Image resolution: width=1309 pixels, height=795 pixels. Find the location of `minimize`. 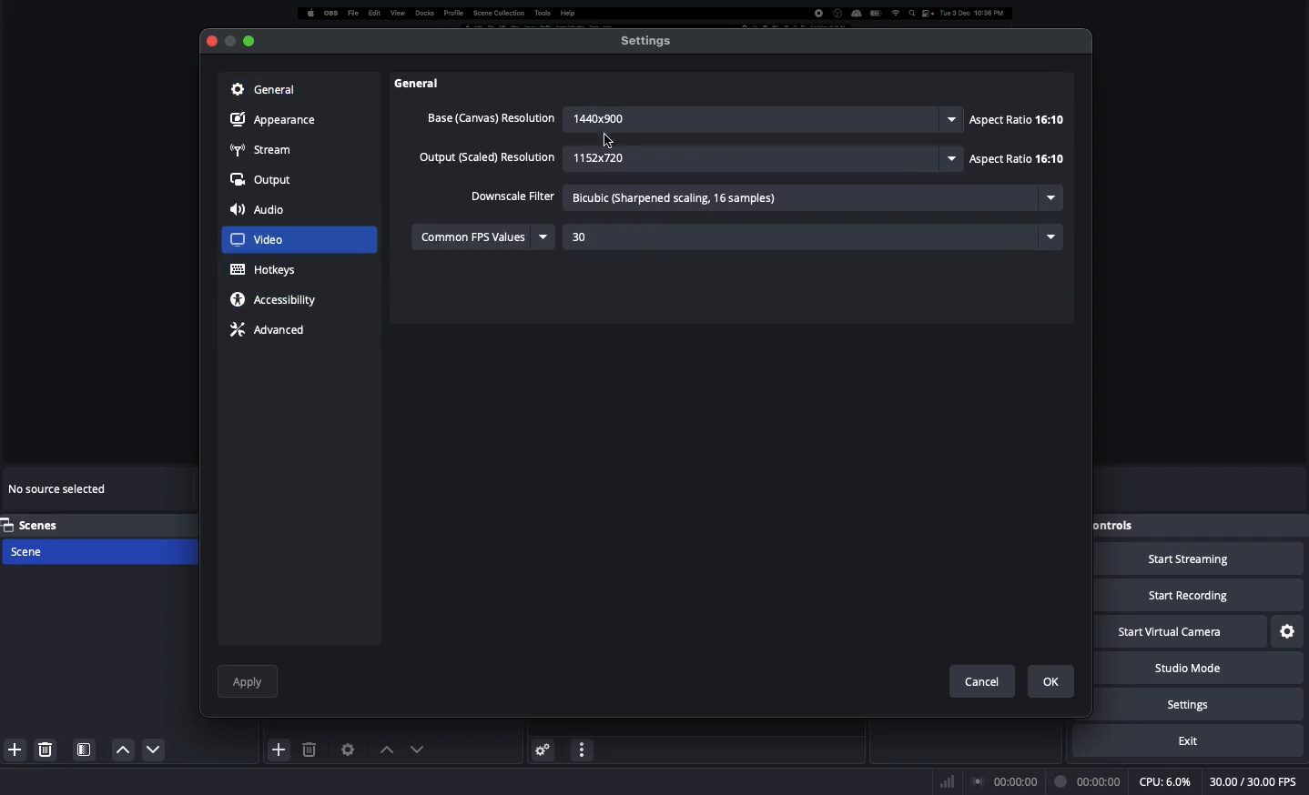

minimize is located at coordinates (249, 37).